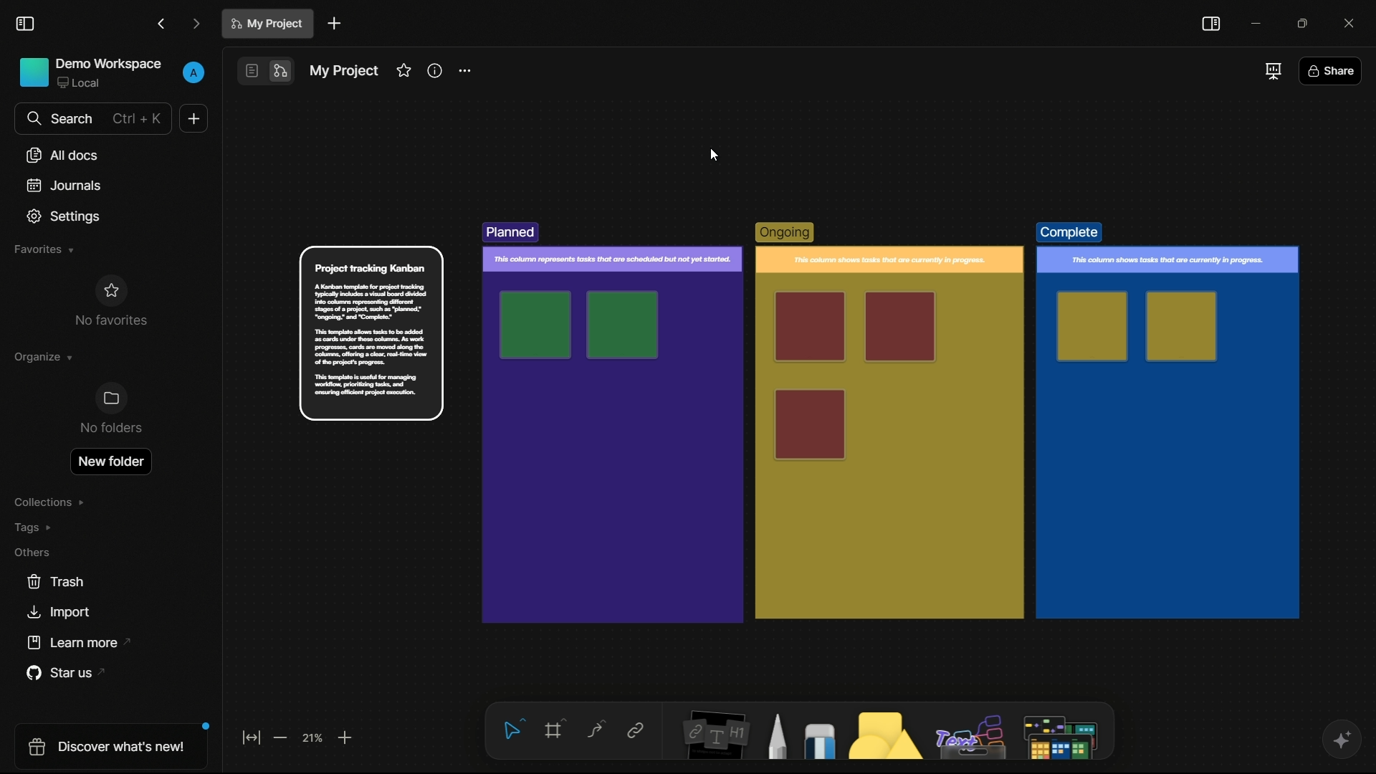 This screenshot has height=774, width=1376. What do you see at coordinates (64, 216) in the screenshot?
I see `settings` at bounding box center [64, 216].